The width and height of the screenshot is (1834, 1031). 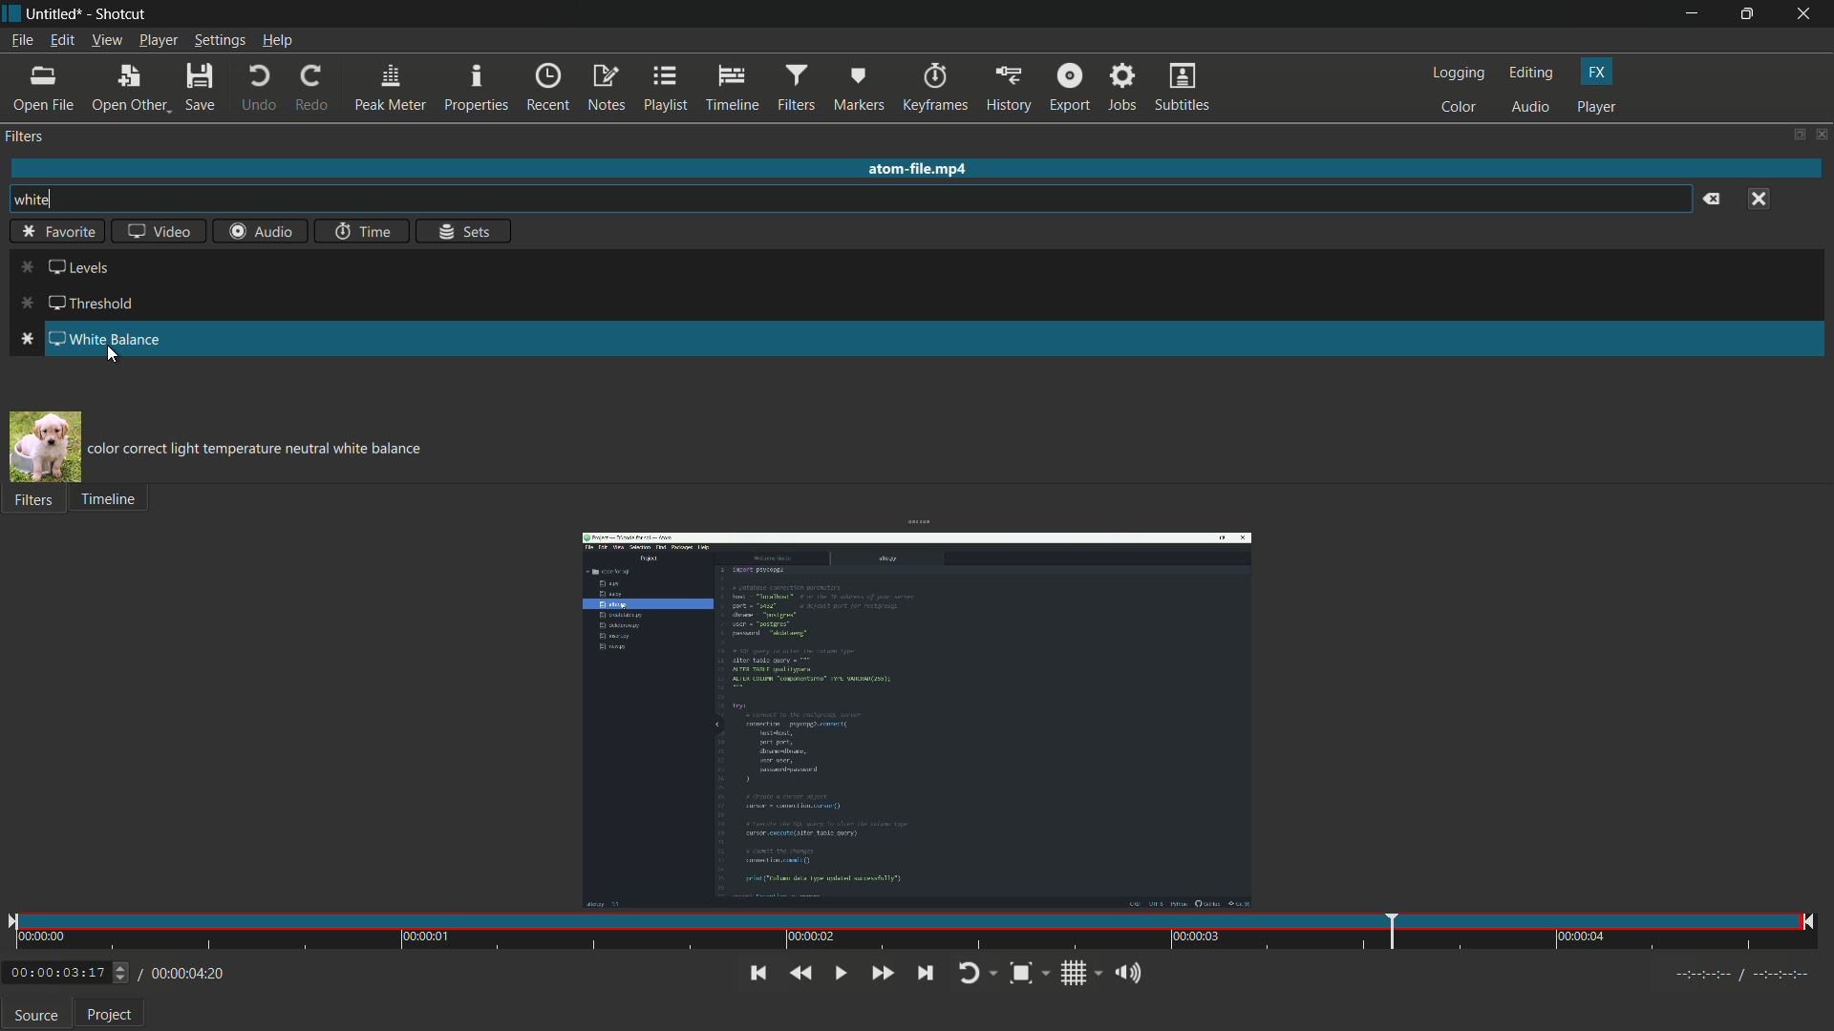 What do you see at coordinates (1125, 86) in the screenshot?
I see `jobs` at bounding box center [1125, 86].